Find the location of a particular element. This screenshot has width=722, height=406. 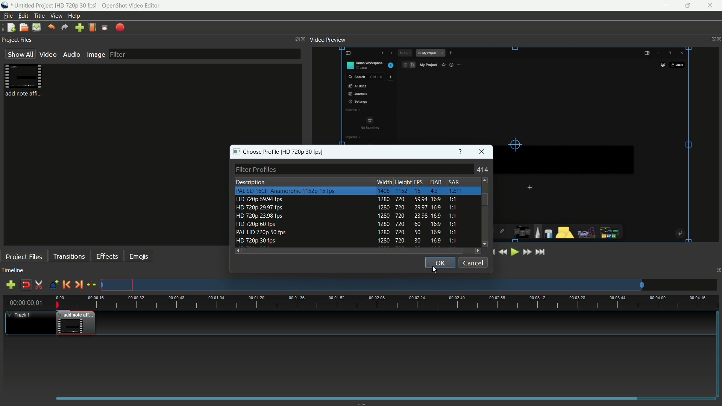

project files is located at coordinates (23, 257).